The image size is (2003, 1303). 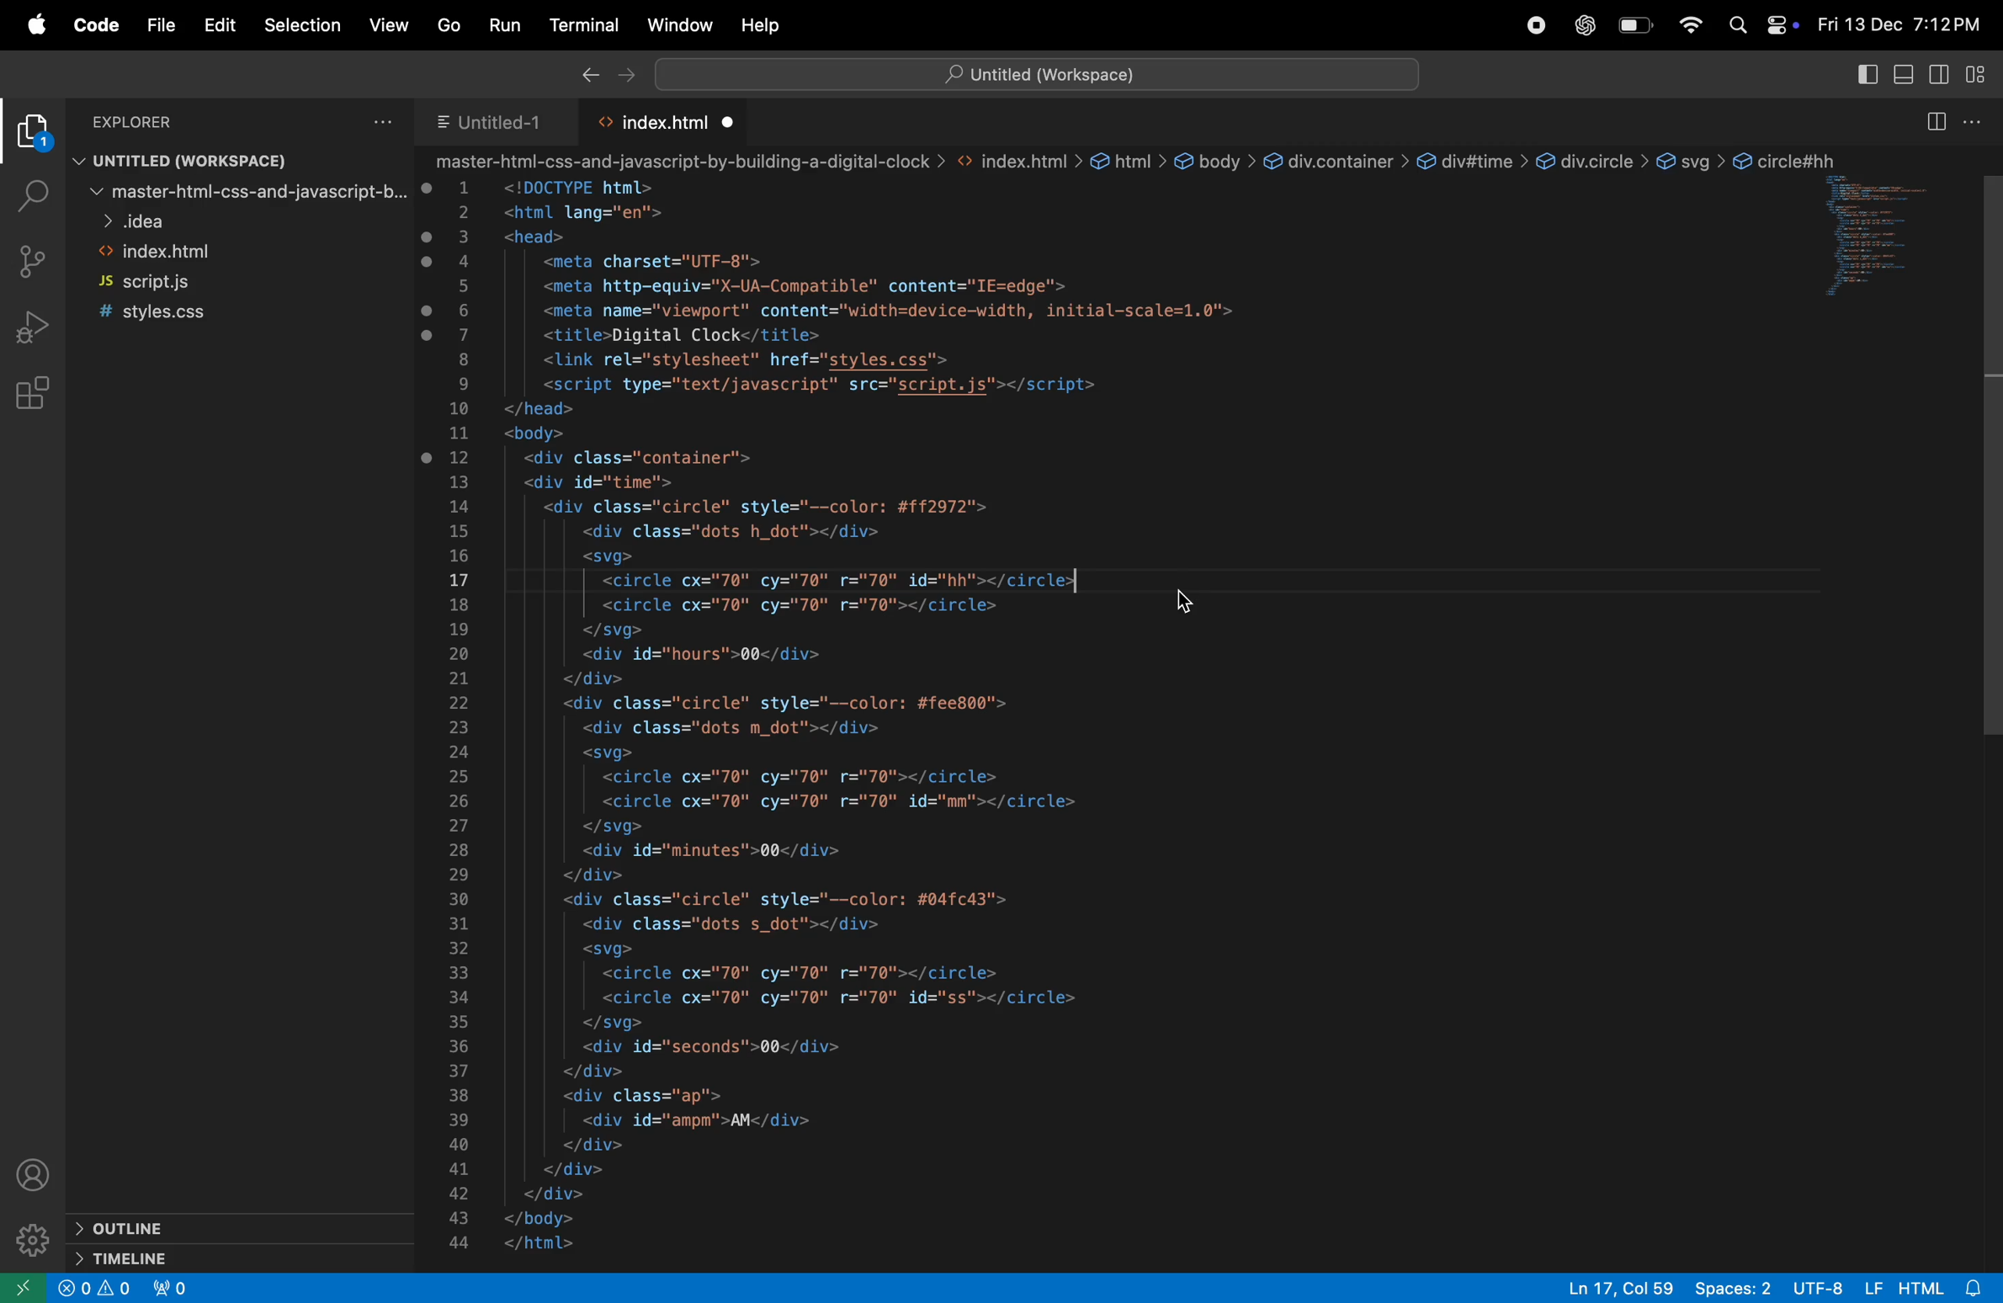 What do you see at coordinates (98, 1291) in the screenshot?
I see `create alert` at bounding box center [98, 1291].